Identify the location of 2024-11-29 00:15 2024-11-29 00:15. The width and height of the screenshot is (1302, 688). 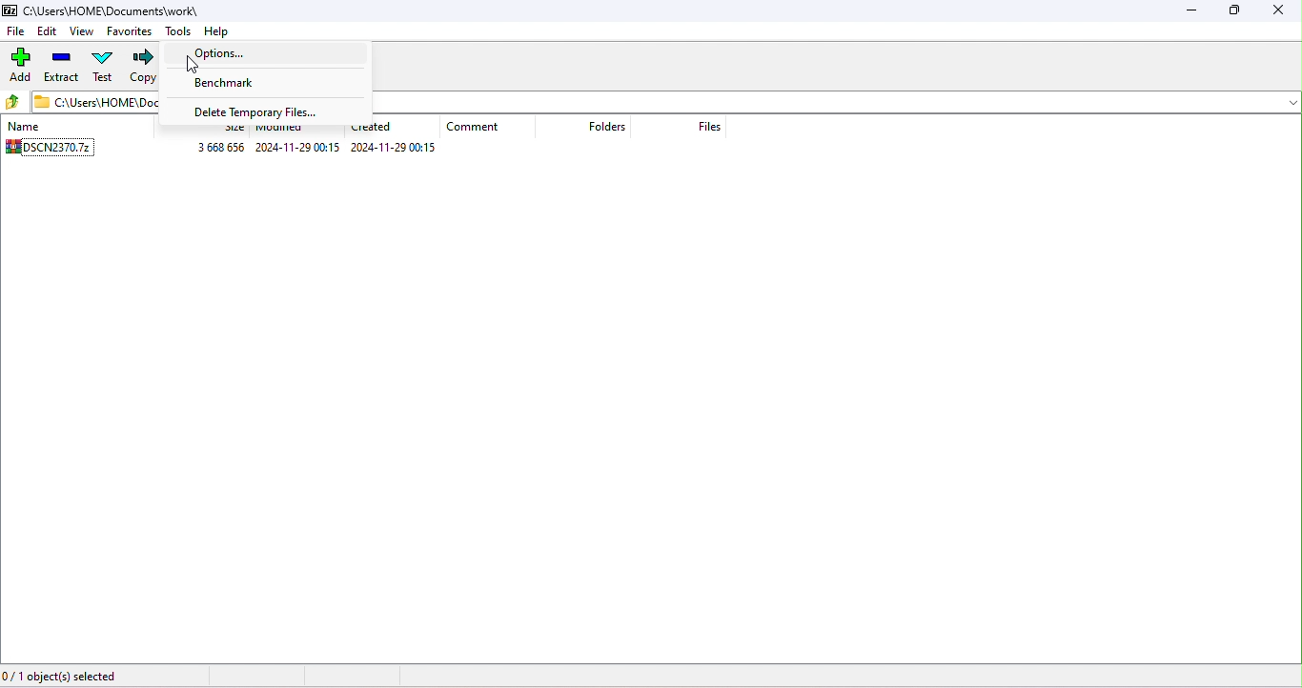
(350, 151).